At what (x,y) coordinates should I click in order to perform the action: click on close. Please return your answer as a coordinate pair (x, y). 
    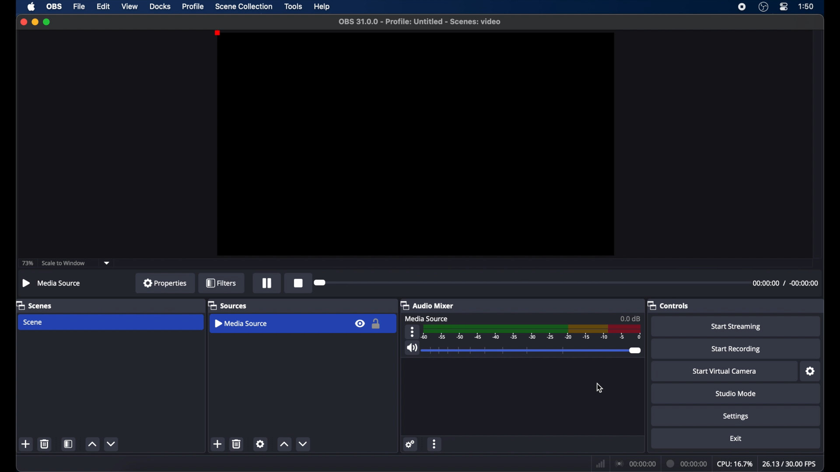
    Looking at the image, I should click on (23, 22).